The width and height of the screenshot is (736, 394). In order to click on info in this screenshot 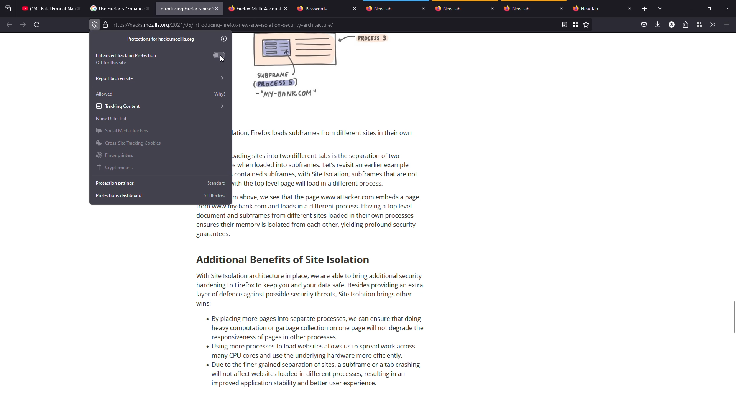, I will do `click(224, 39)`.